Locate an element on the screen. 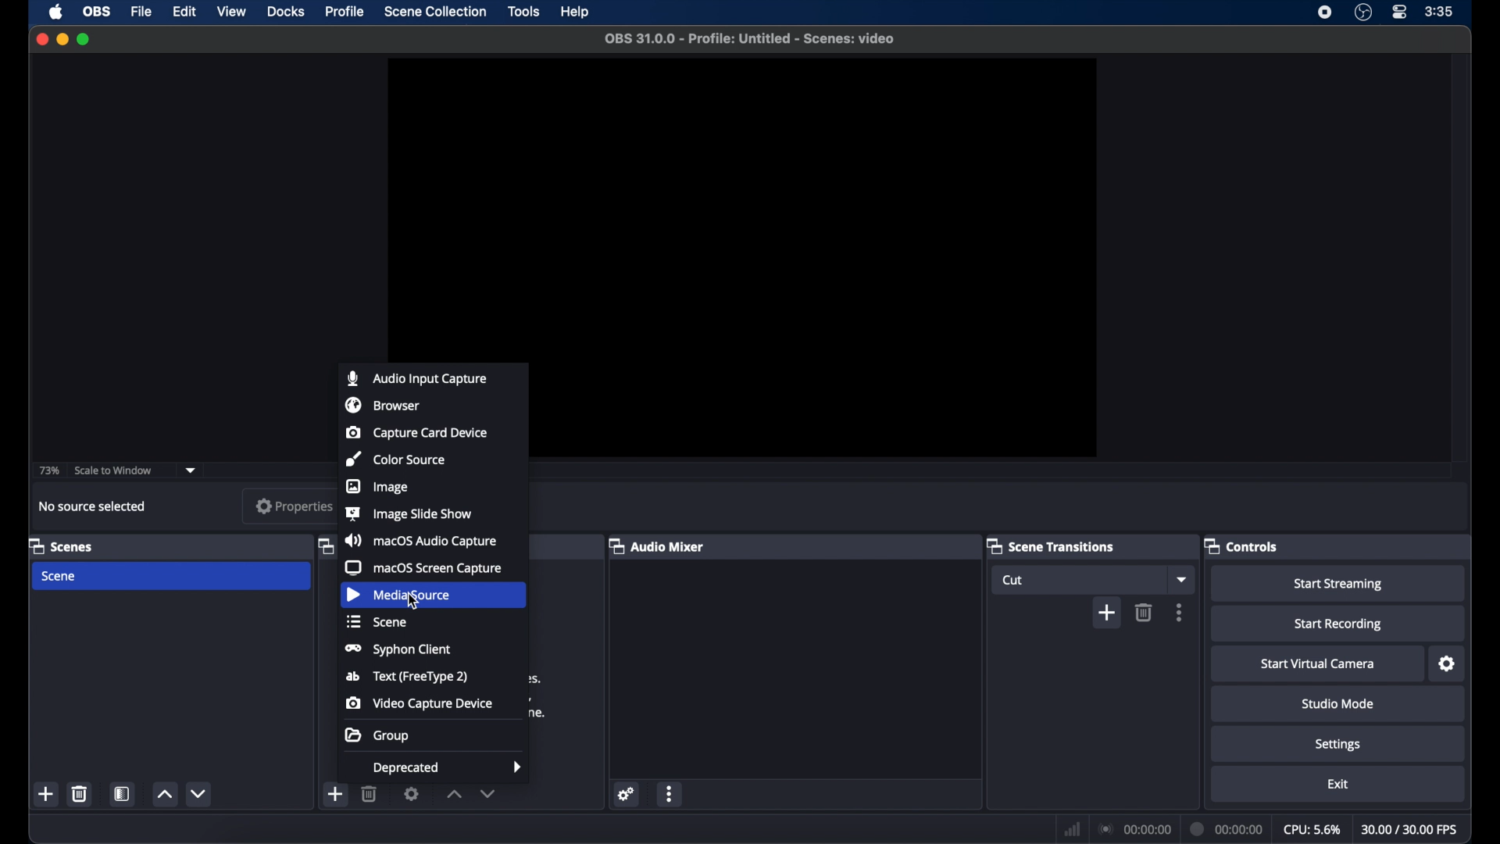  audio input capture is located at coordinates (414, 377).